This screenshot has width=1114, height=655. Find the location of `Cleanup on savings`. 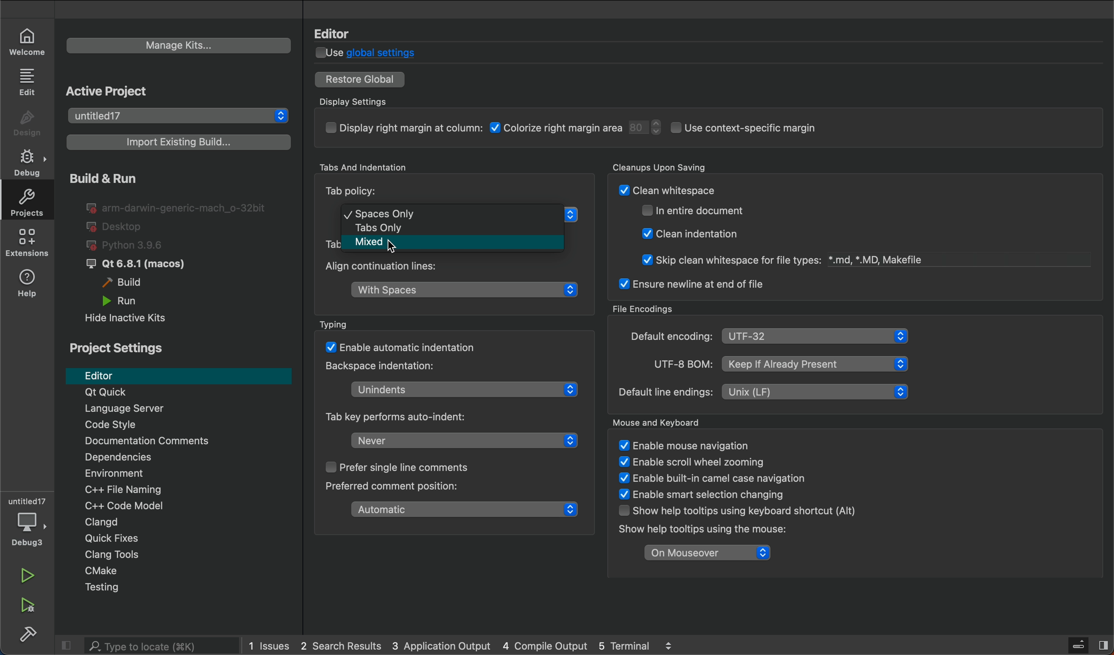

Cleanup on savings is located at coordinates (745, 189).